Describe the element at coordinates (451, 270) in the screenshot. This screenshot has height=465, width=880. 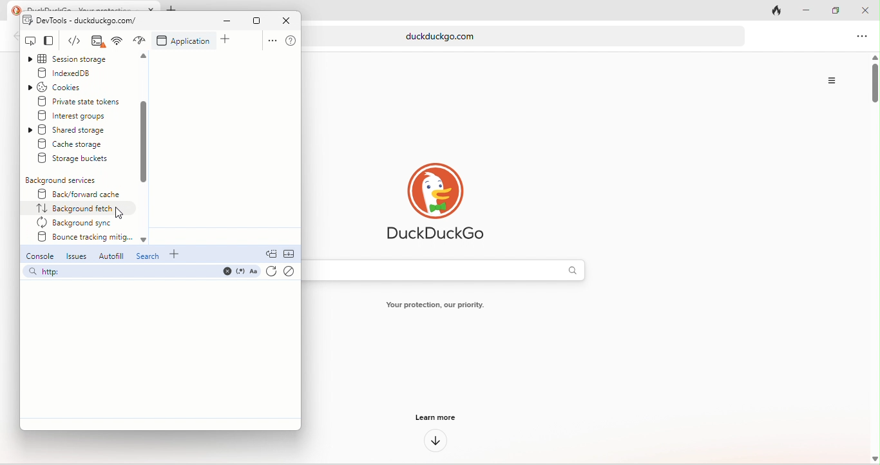
I see `search bar` at that location.